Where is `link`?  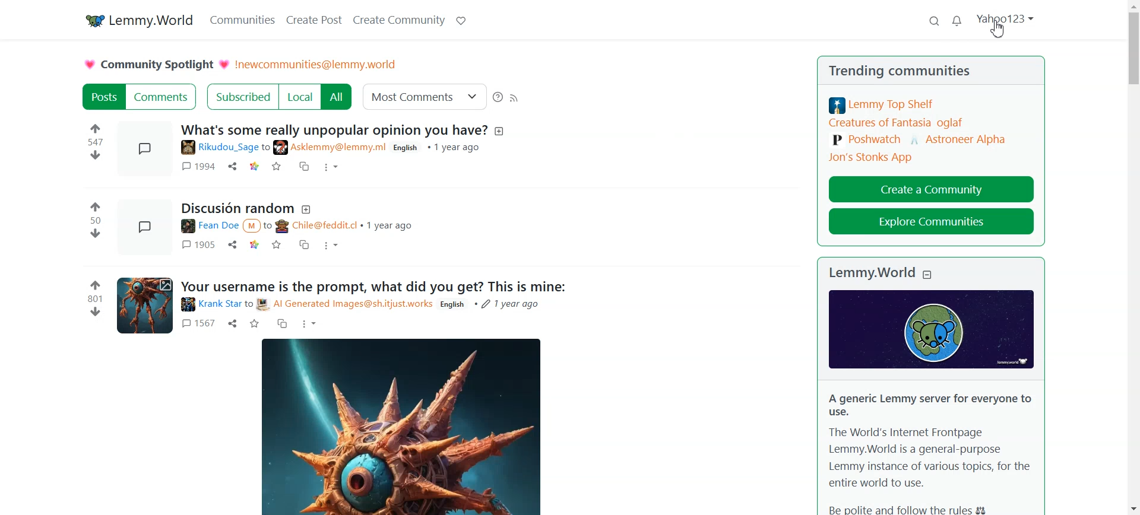 link is located at coordinates (256, 246).